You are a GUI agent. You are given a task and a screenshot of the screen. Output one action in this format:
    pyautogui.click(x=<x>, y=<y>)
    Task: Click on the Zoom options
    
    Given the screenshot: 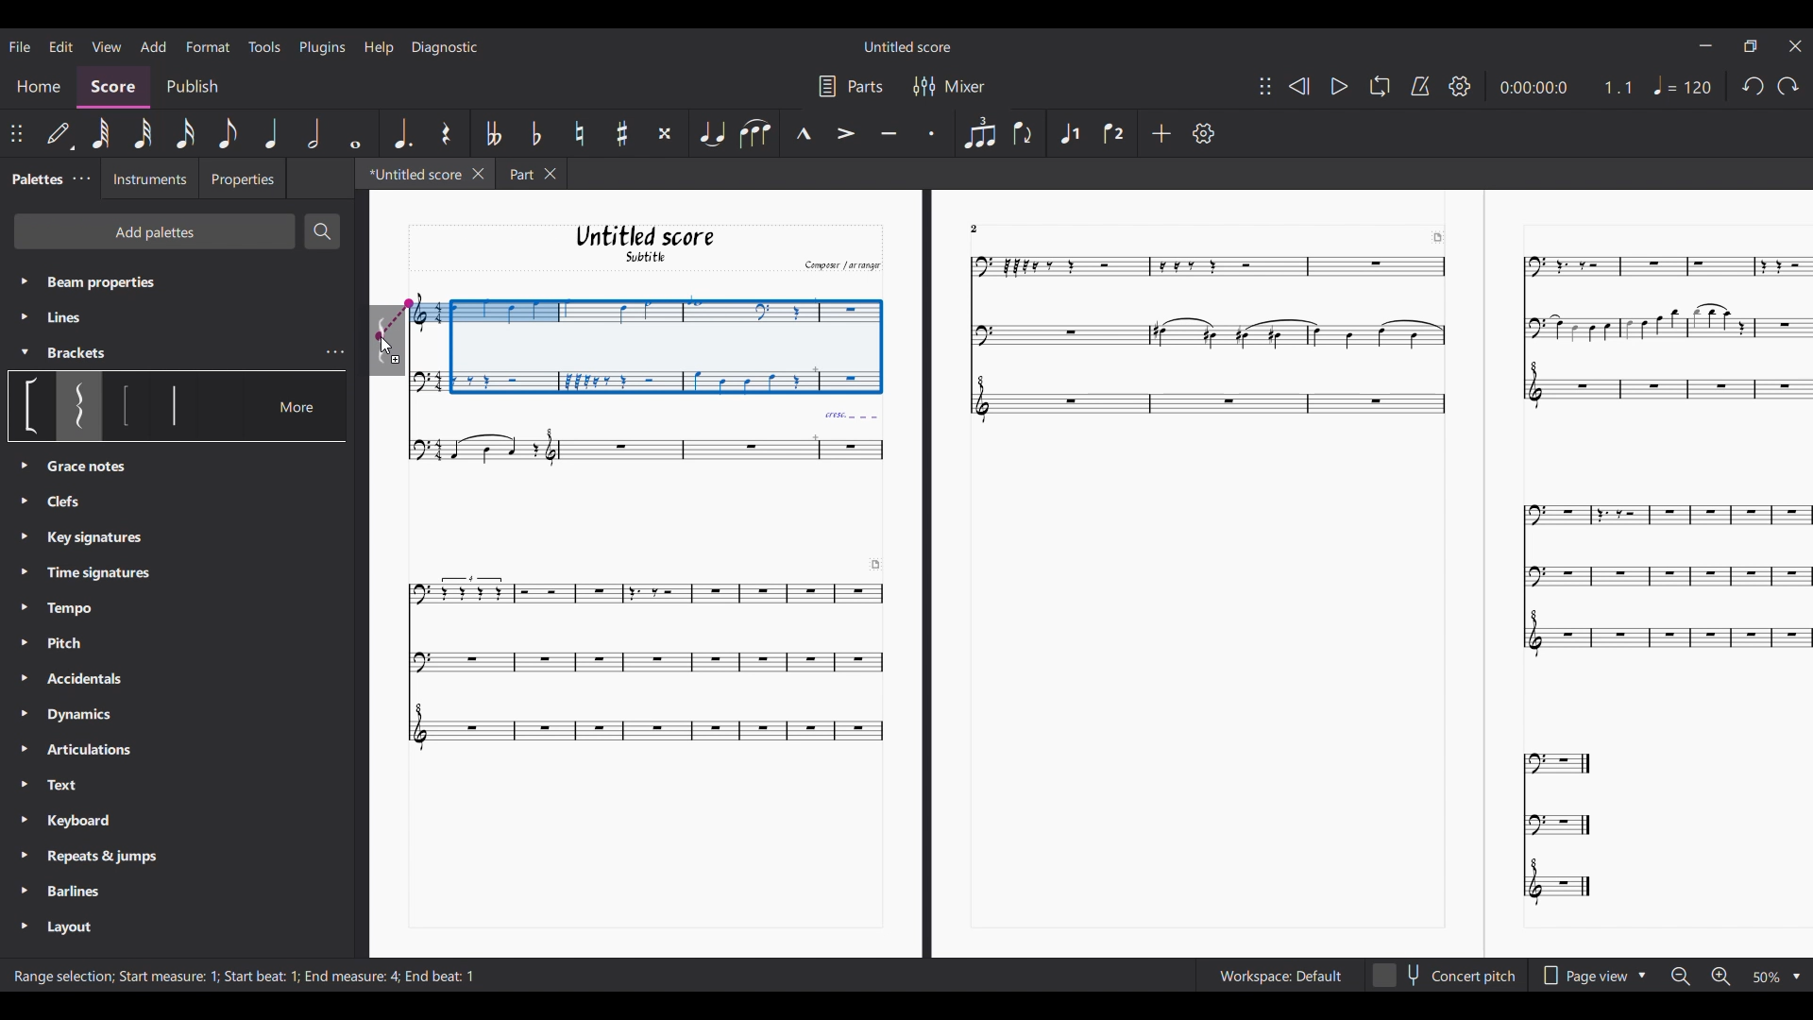 What is the action you would take?
    pyautogui.click(x=1766, y=977)
    